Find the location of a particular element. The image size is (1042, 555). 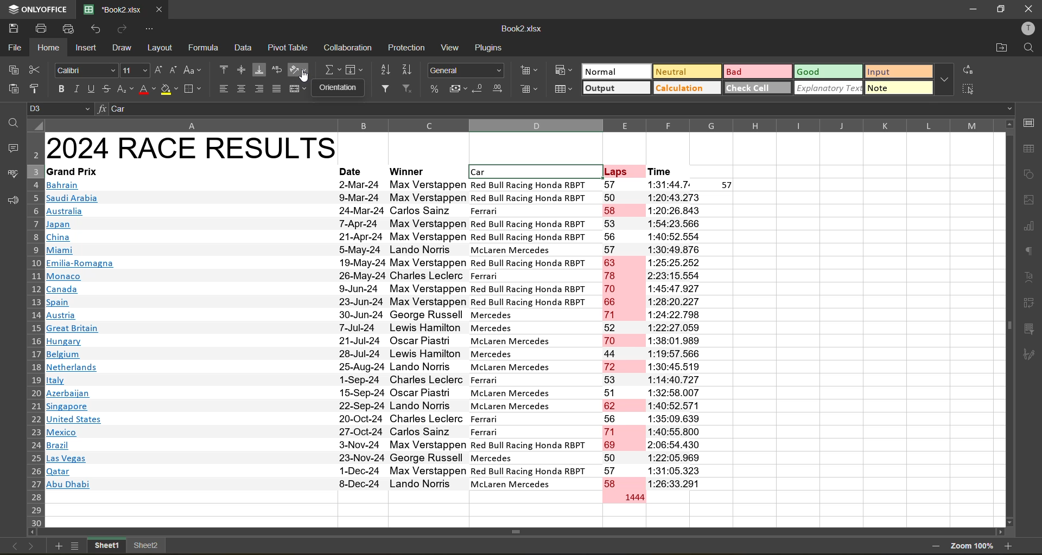

Vertical scroll is located at coordinates (1007, 326).